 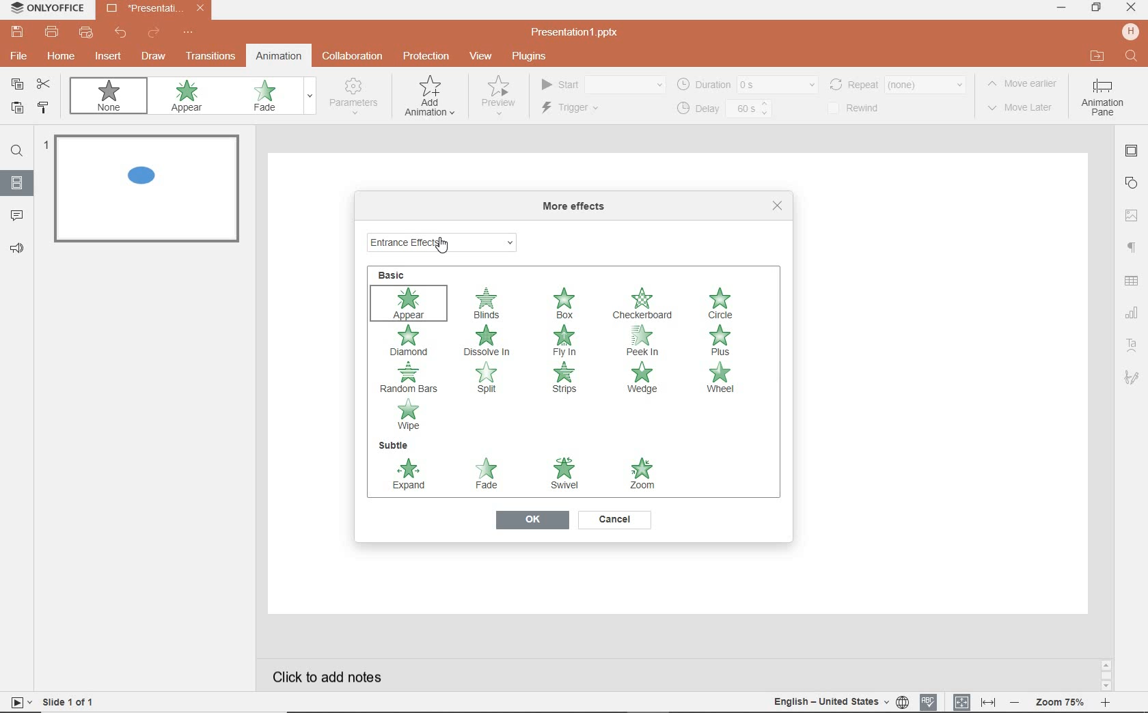 What do you see at coordinates (272, 97) in the screenshot?
I see `fade` at bounding box center [272, 97].